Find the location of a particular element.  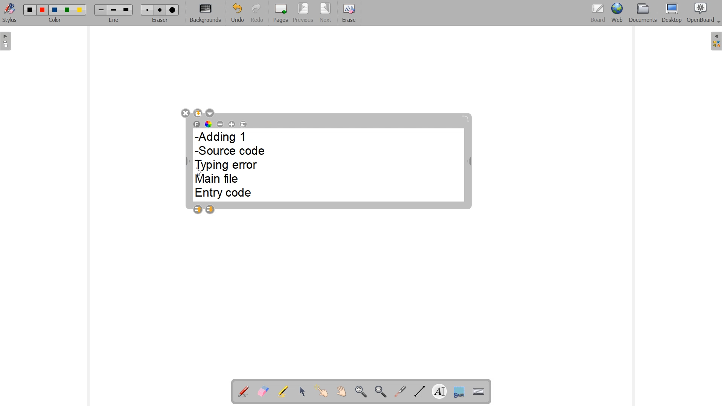

Highlight is located at coordinates (283, 391).